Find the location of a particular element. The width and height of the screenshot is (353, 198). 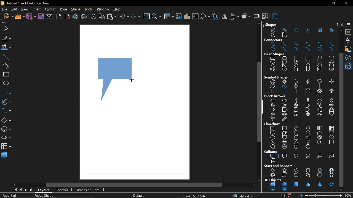

tools is located at coordinates (89, 10).